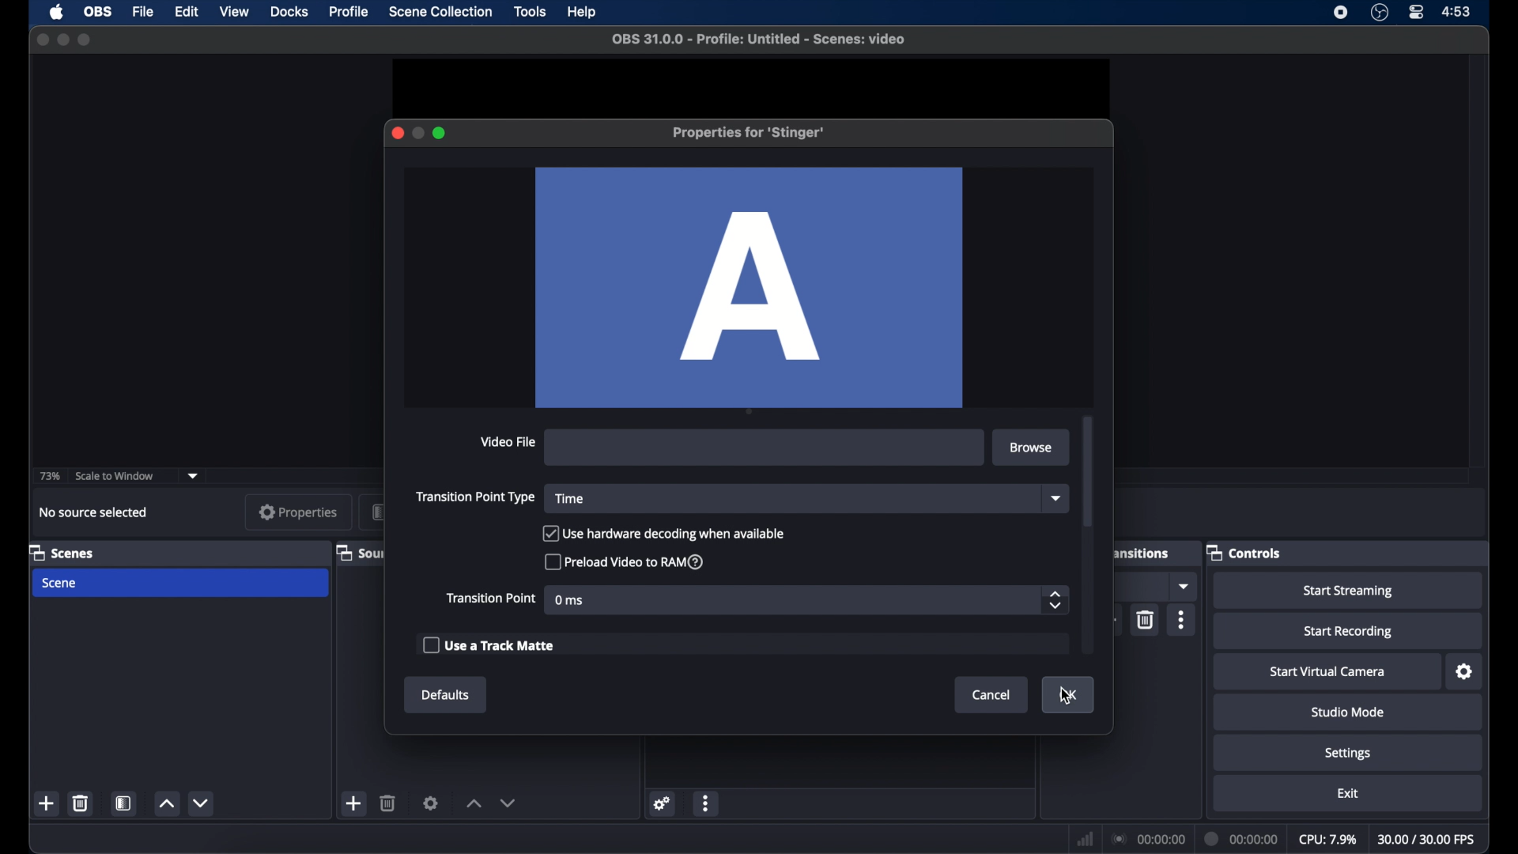 Image resolution: width=1518 pixels, height=854 pixels. I want to click on sources, so click(360, 552).